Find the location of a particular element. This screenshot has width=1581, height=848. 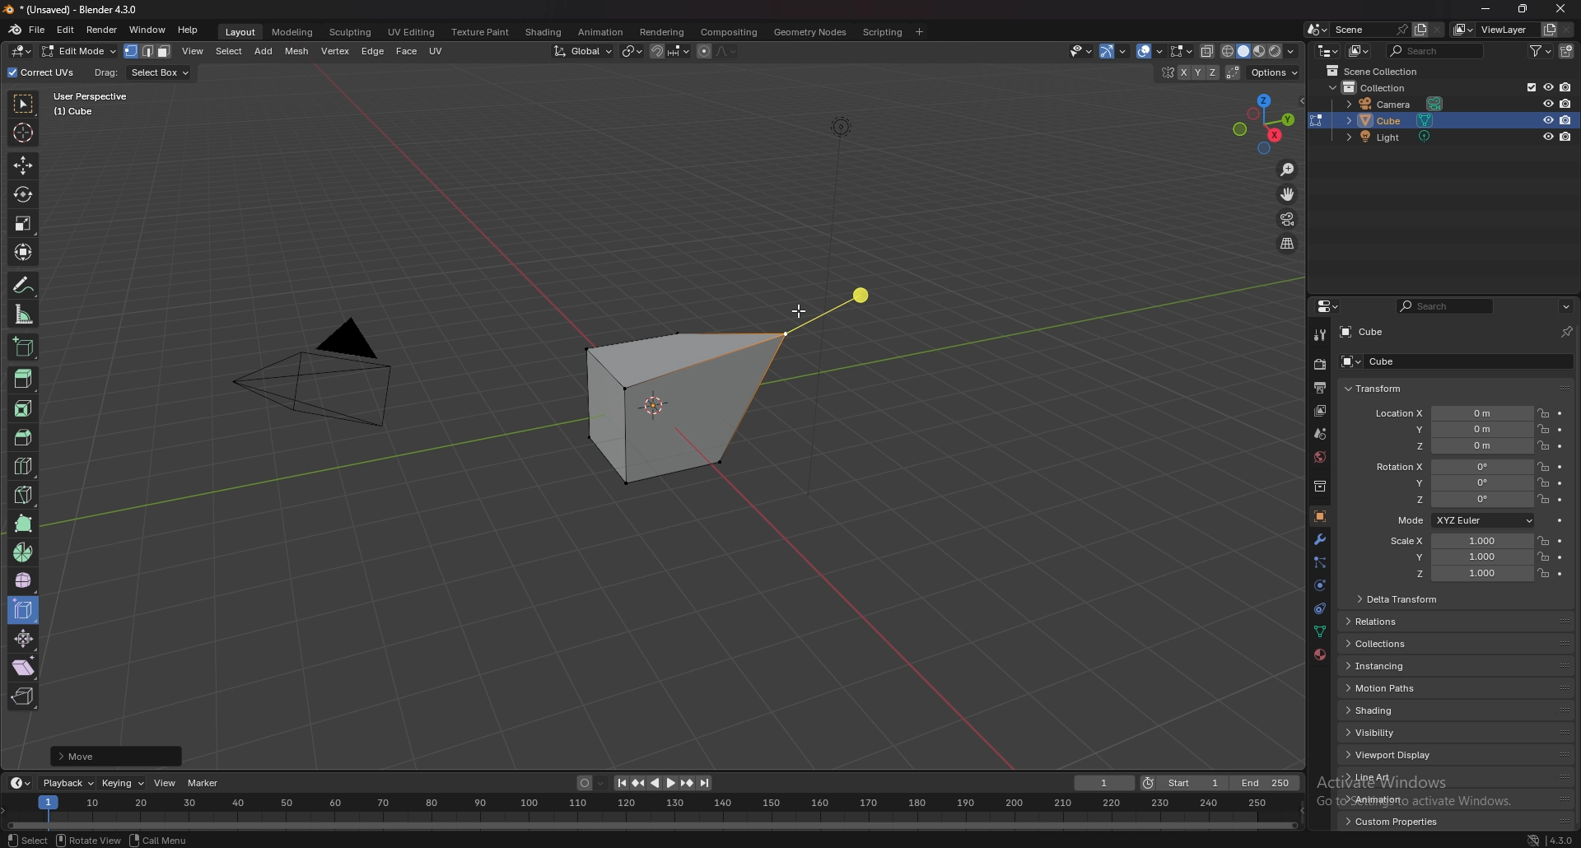

animate property is located at coordinates (1560, 483).